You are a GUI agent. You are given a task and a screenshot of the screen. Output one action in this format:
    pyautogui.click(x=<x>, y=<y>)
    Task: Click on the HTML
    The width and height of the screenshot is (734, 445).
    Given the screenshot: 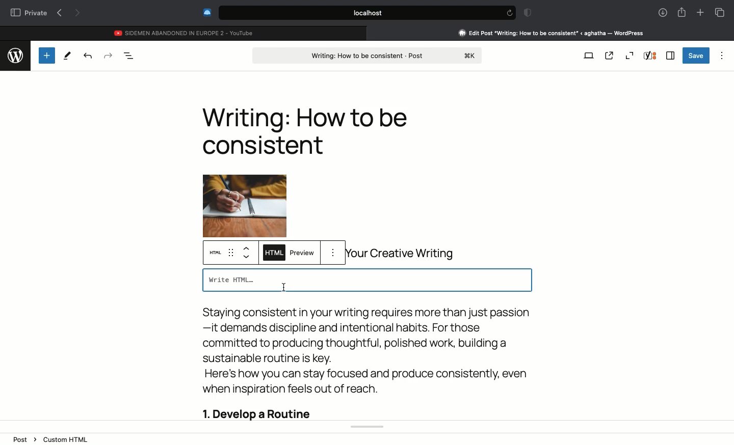 What is the action you would take?
    pyautogui.click(x=273, y=254)
    